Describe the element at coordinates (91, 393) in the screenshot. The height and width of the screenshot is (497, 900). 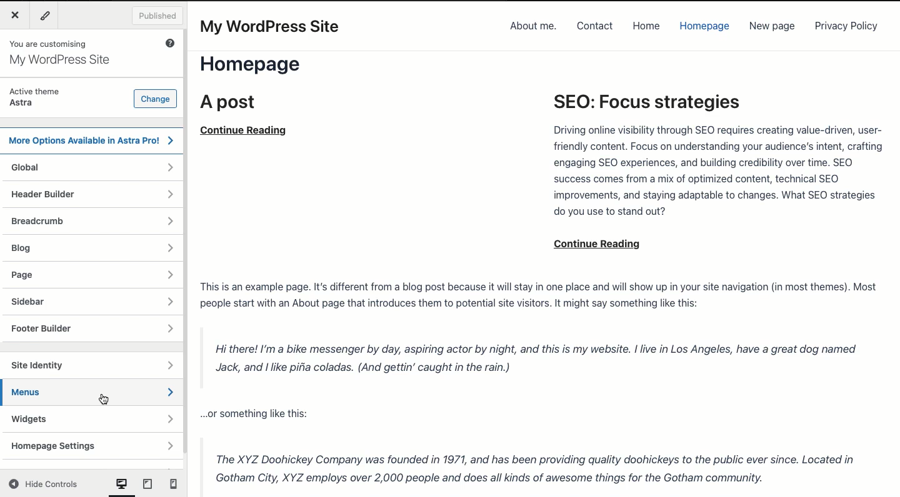
I see `Menus` at that location.